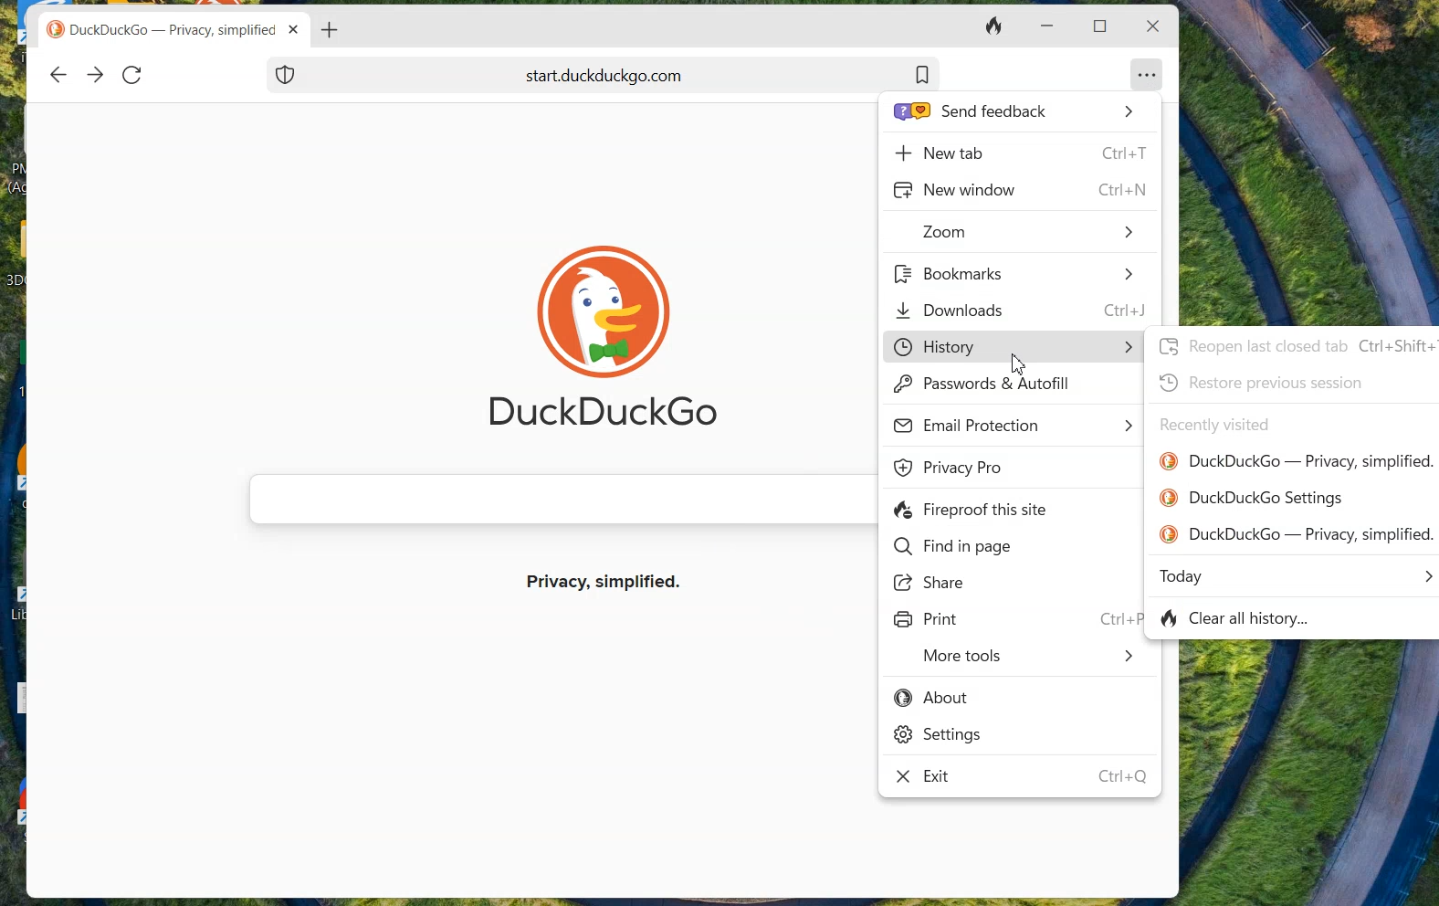  Describe the element at coordinates (1013, 112) in the screenshot. I see `Send feedback` at that location.